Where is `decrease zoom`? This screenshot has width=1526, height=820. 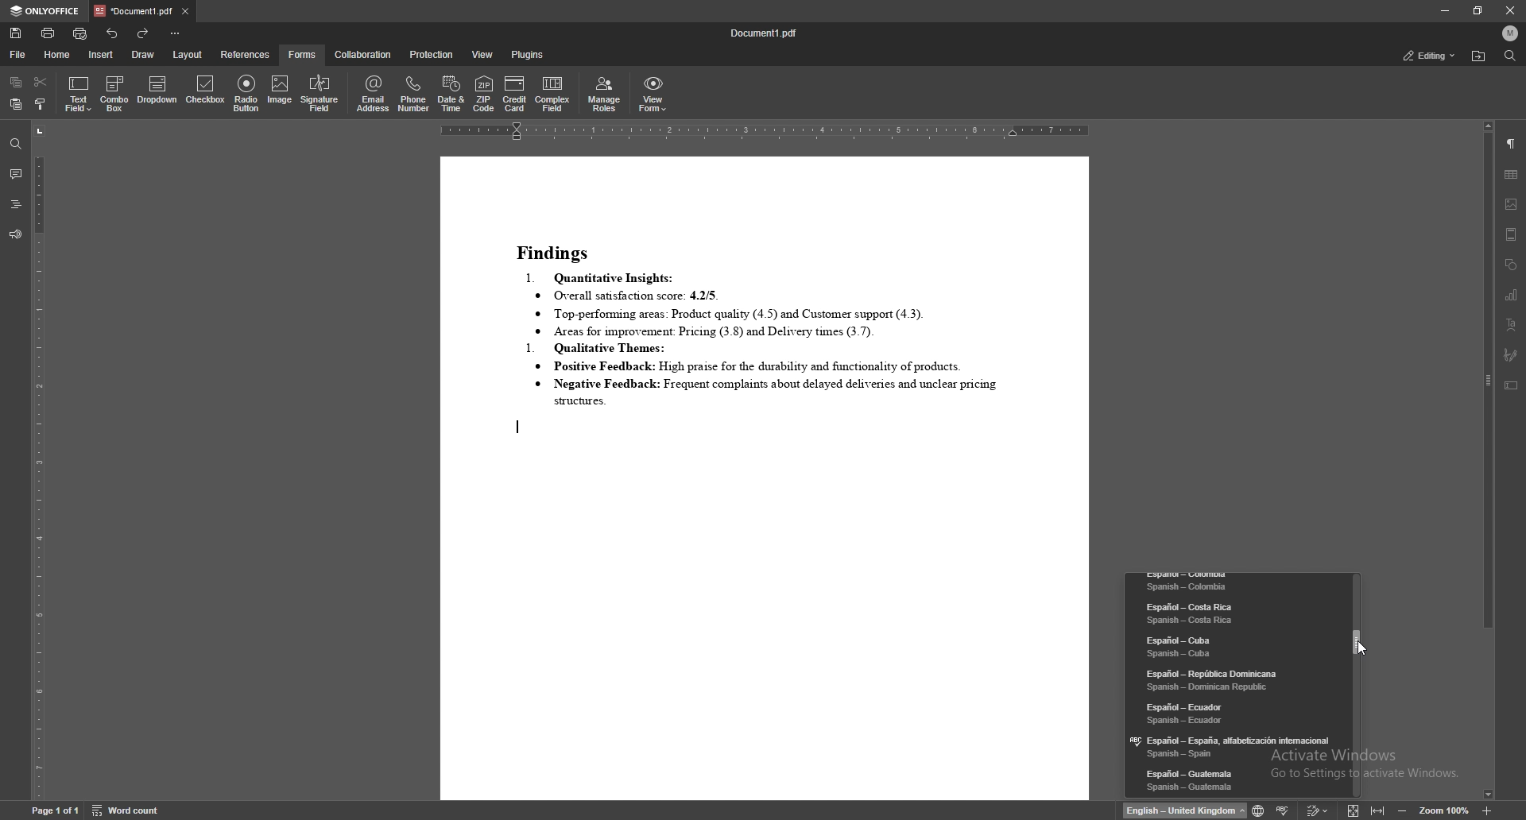 decrease zoom is located at coordinates (1401, 810).